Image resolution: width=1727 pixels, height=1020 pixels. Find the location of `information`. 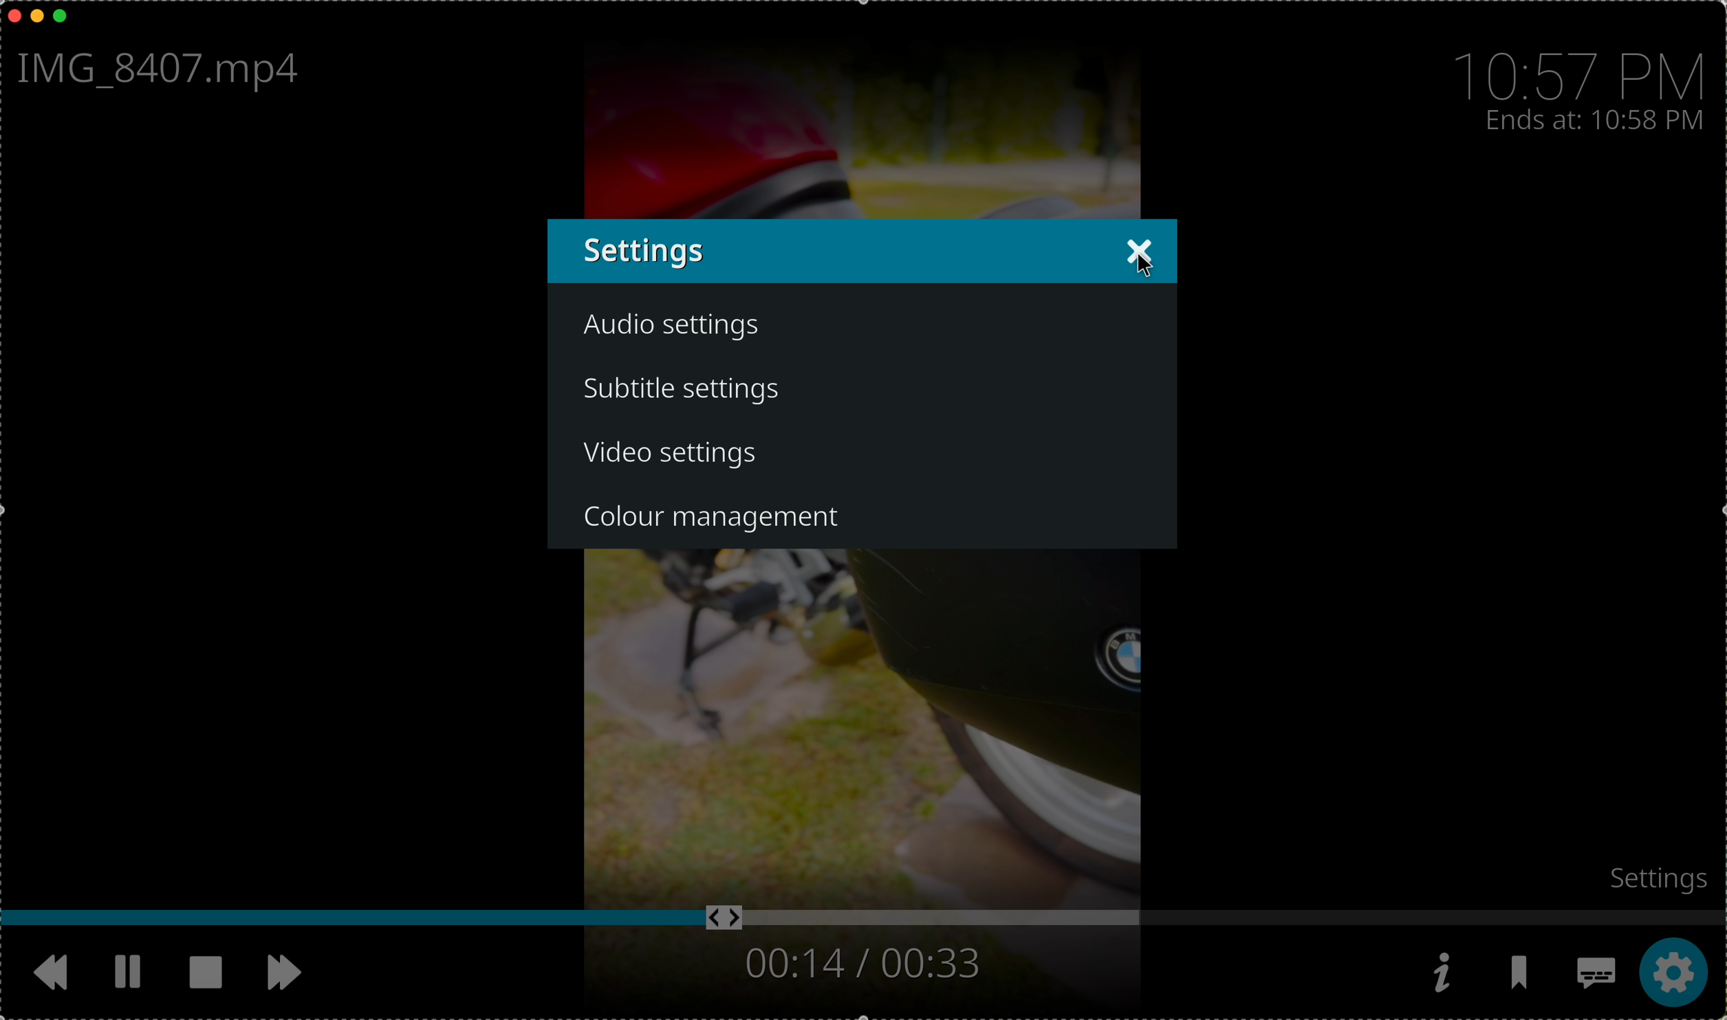

information is located at coordinates (1440, 973).